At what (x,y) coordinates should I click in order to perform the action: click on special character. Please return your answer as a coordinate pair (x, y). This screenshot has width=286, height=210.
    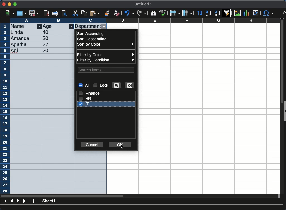
    Looking at the image, I should click on (268, 13).